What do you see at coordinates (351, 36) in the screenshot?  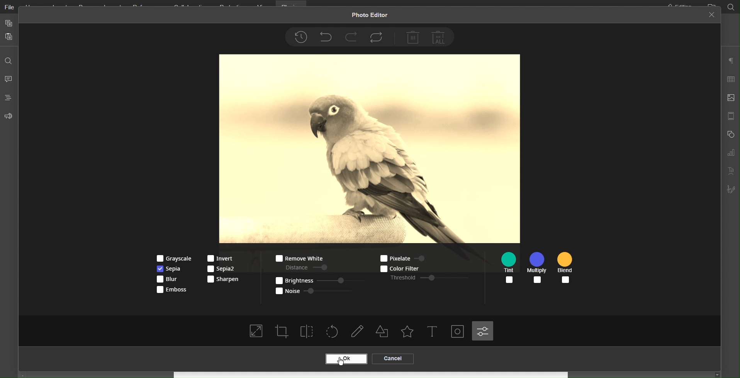 I see `Redo` at bounding box center [351, 36].